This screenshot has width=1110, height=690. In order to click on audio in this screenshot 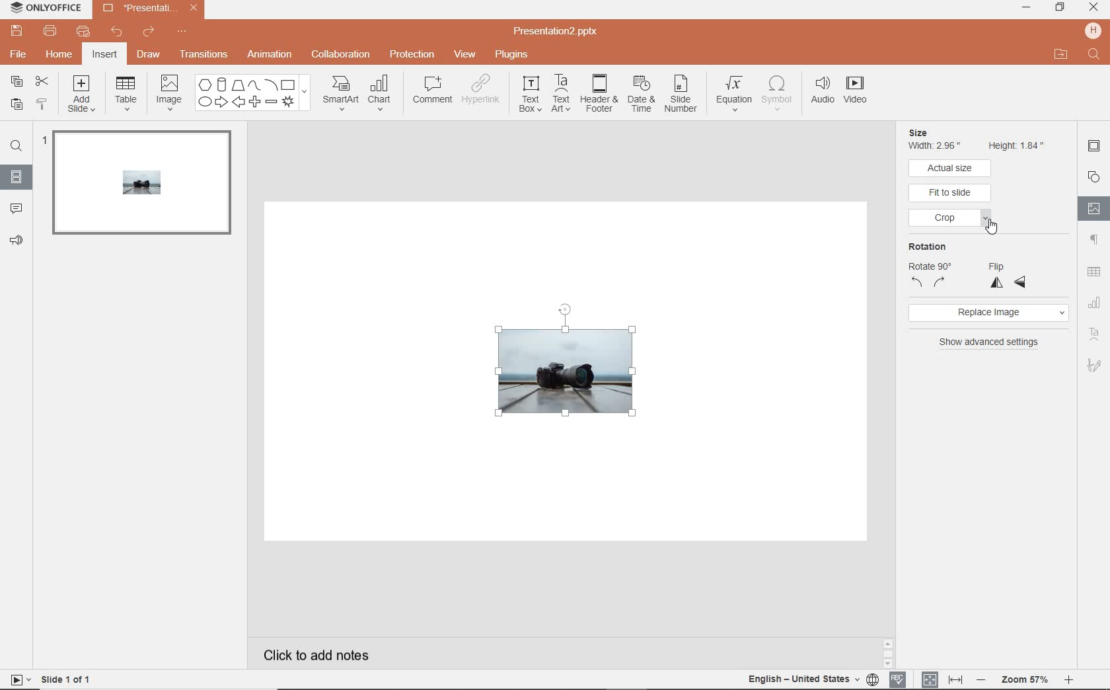, I will do `click(822, 93)`.